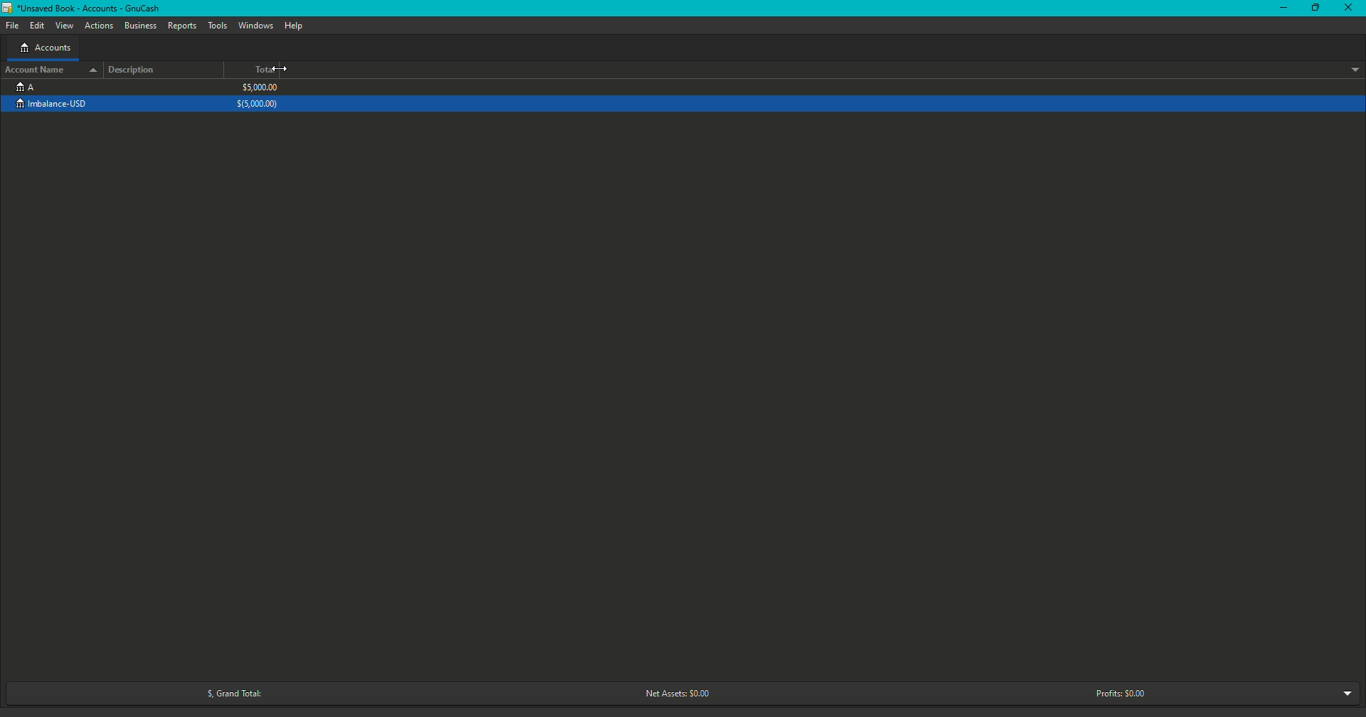 This screenshot has height=717, width=1366. I want to click on Windows, so click(255, 26).